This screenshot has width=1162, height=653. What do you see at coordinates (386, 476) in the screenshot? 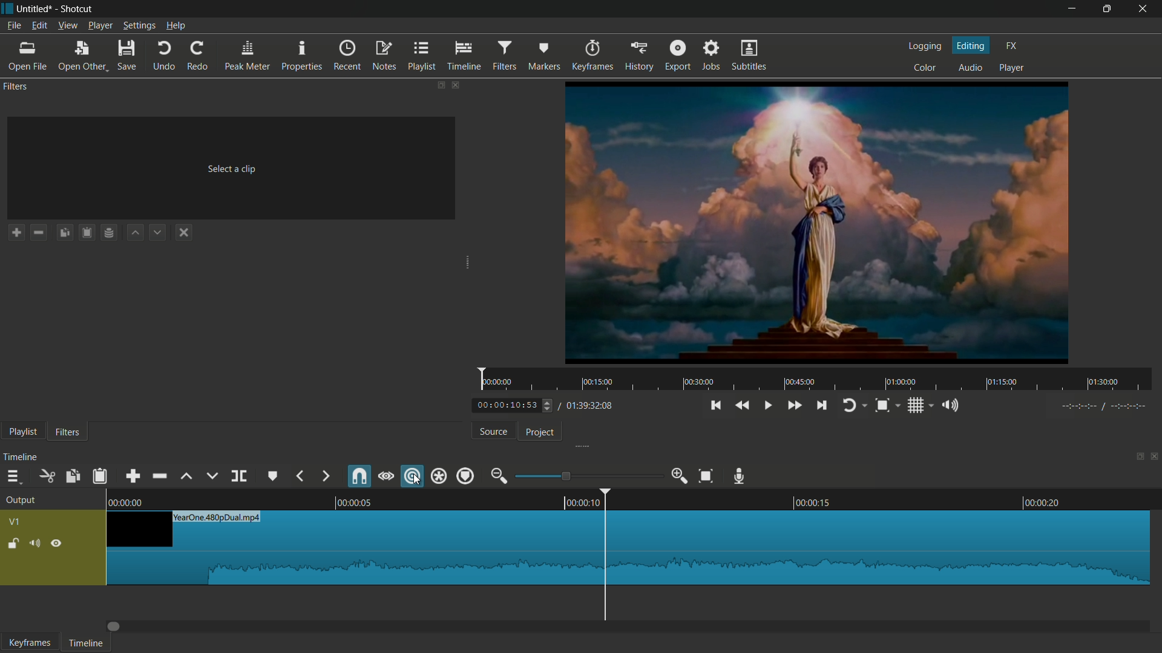
I see `scrub while dragging` at bounding box center [386, 476].